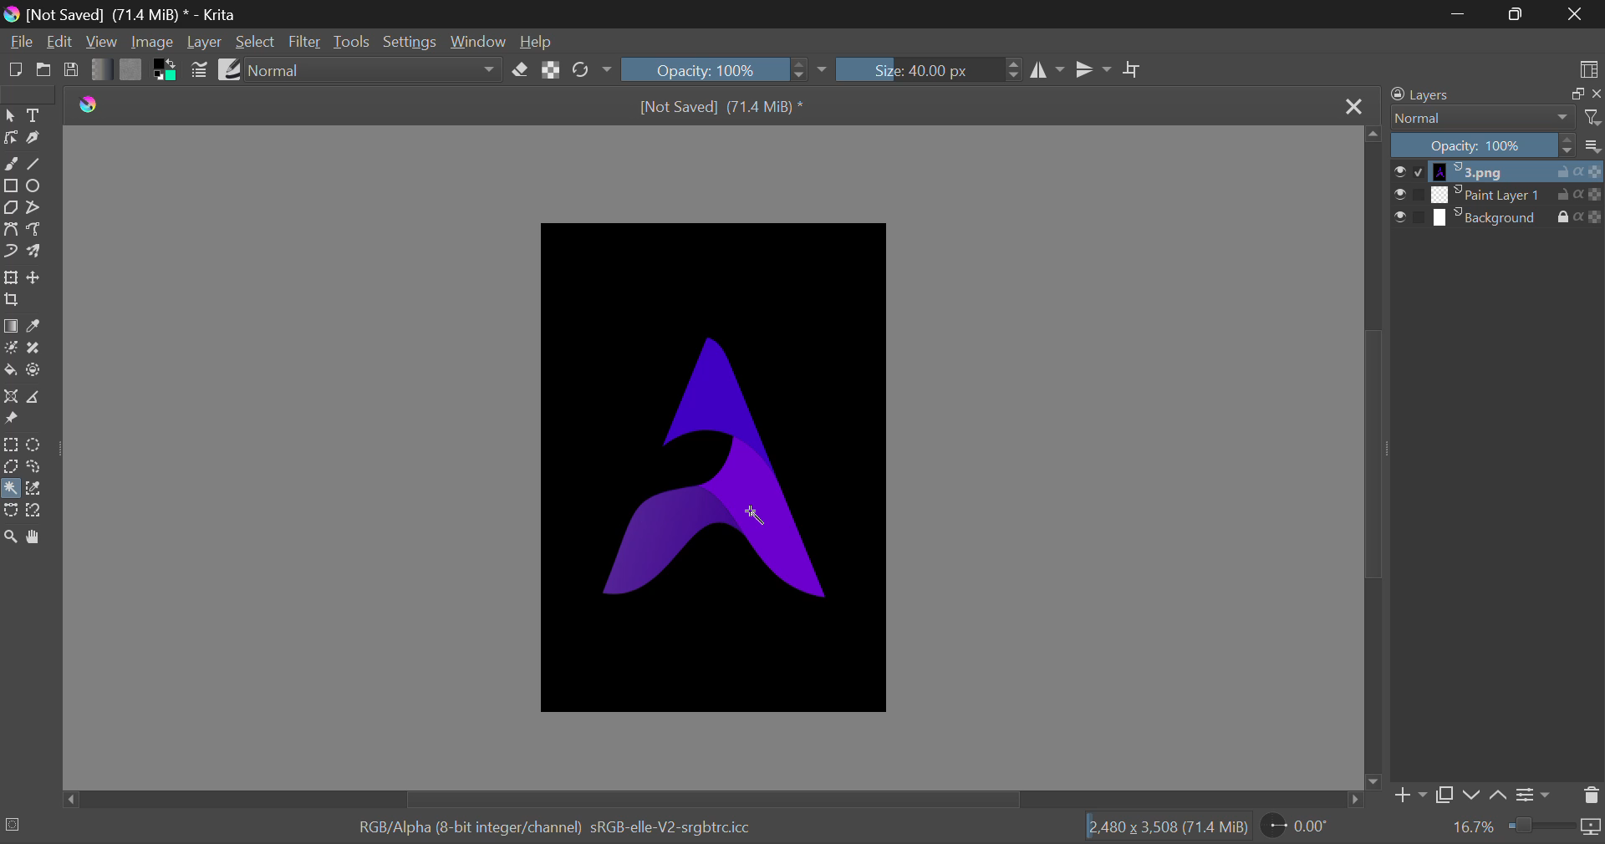  I want to click on checkbox, so click(1409, 172).